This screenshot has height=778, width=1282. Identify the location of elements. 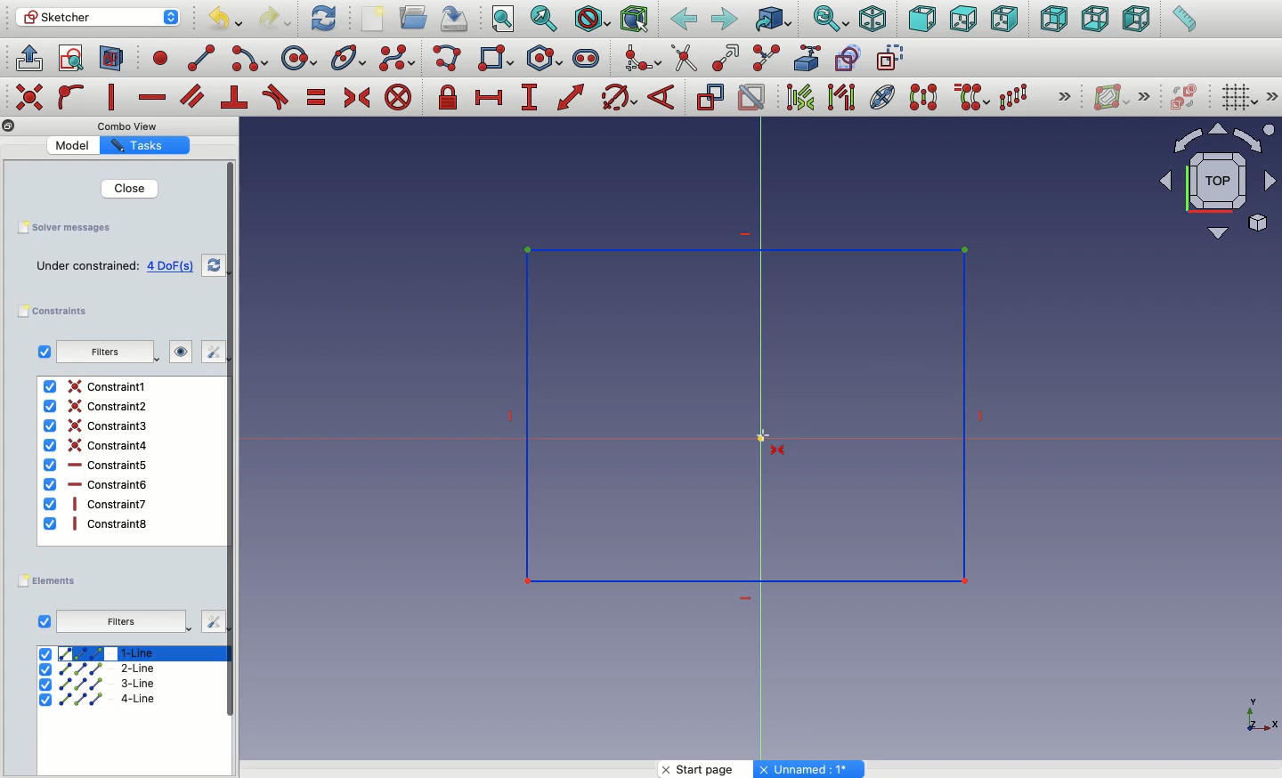
(50, 581).